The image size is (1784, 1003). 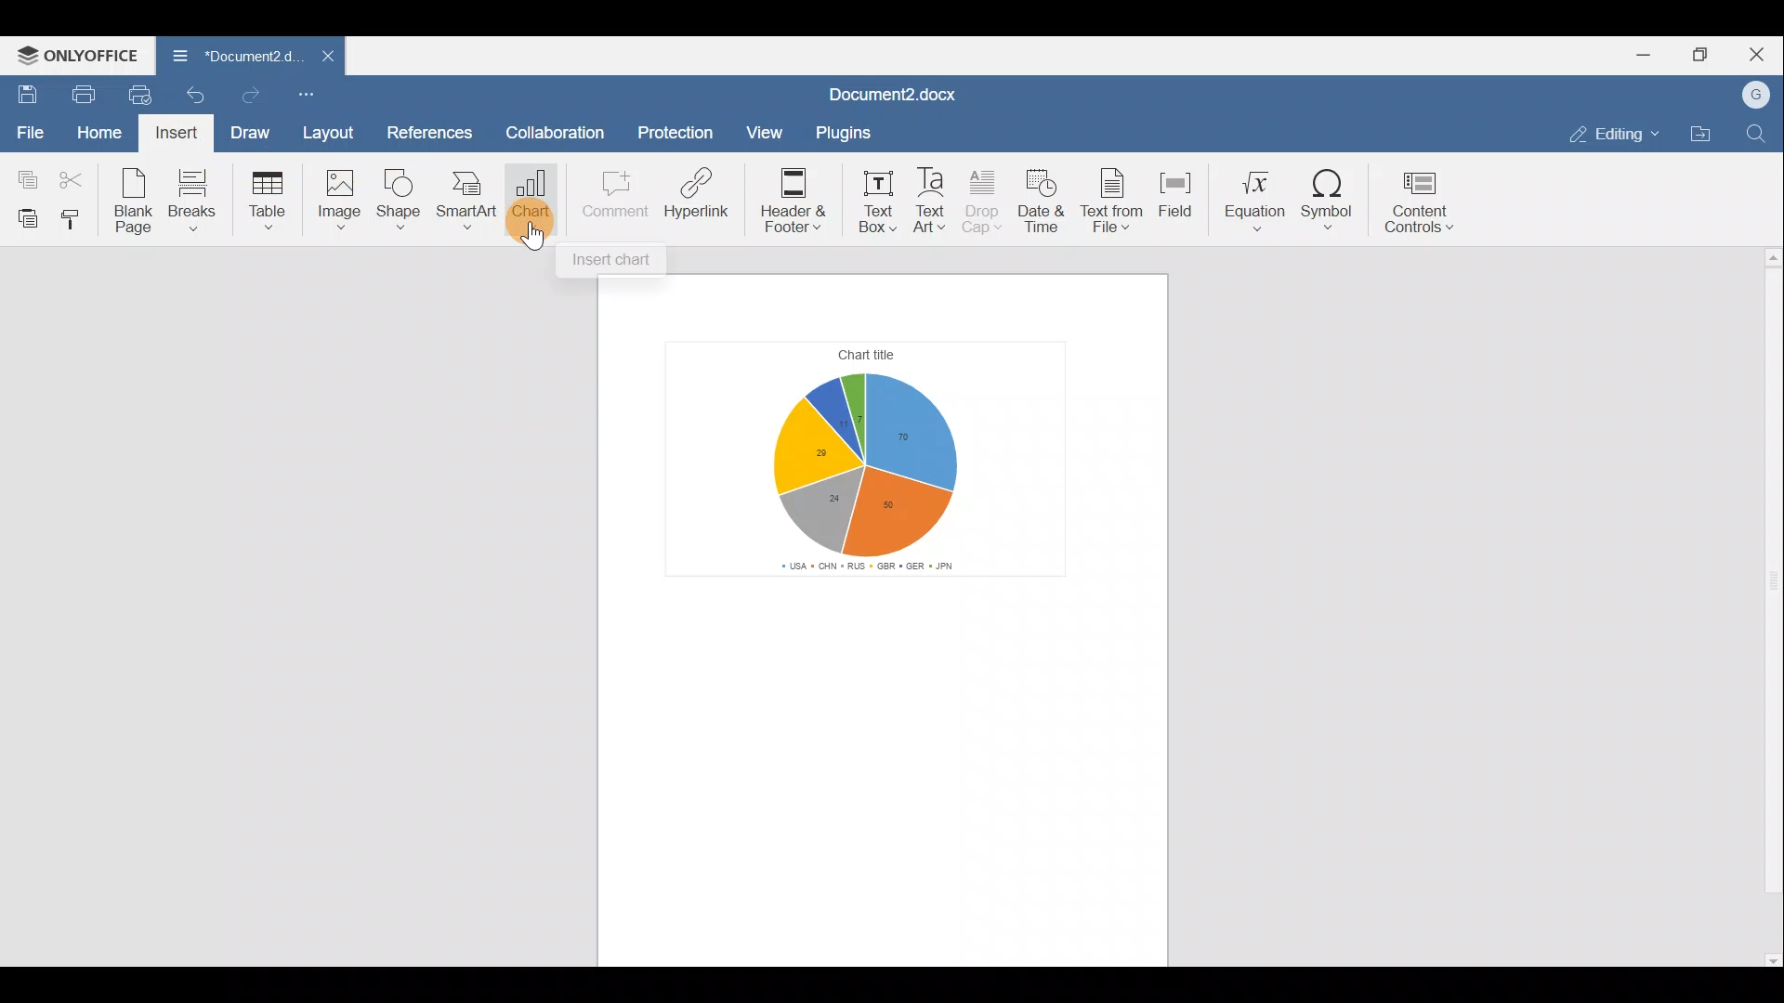 I want to click on Drop cap, so click(x=983, y=199).